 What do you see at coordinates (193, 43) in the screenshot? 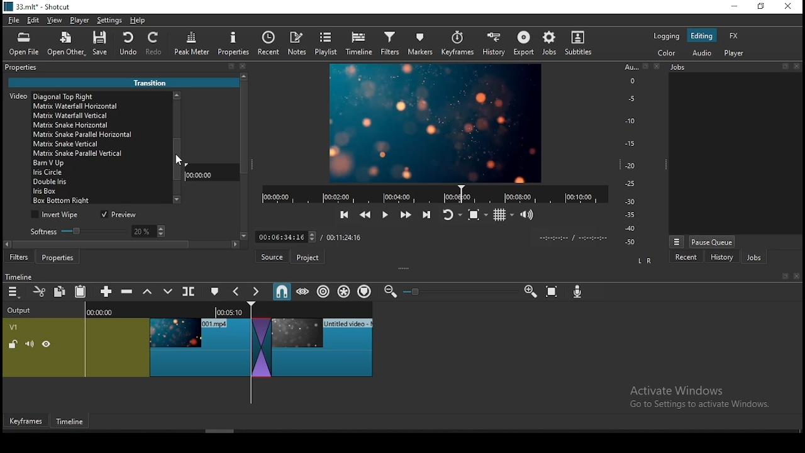
I see `peak meter` at bounding box center [193, 43].